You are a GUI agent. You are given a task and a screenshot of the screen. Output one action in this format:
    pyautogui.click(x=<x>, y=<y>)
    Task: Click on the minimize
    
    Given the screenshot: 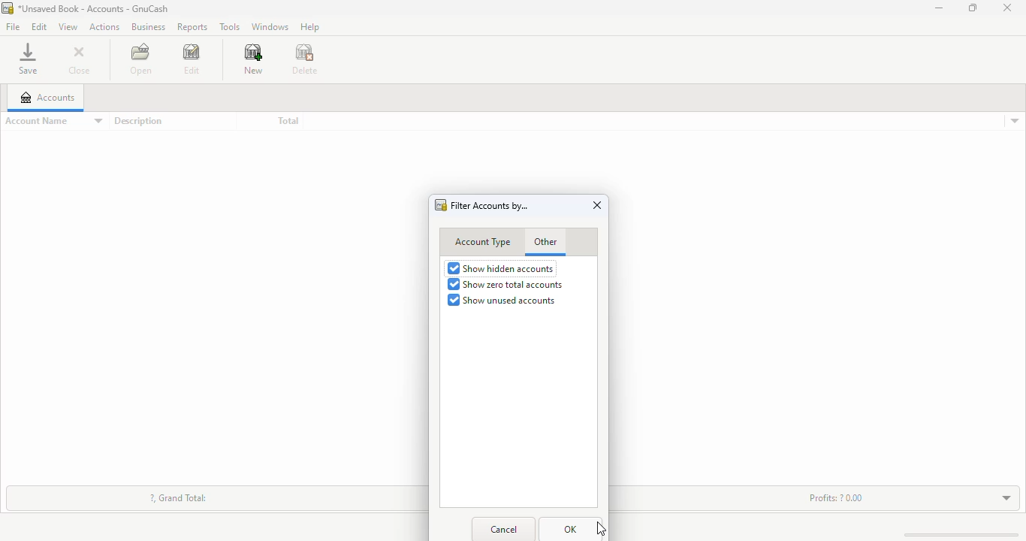 What is the action you would take?
    pyautogui.click(x=939, y=8)
    